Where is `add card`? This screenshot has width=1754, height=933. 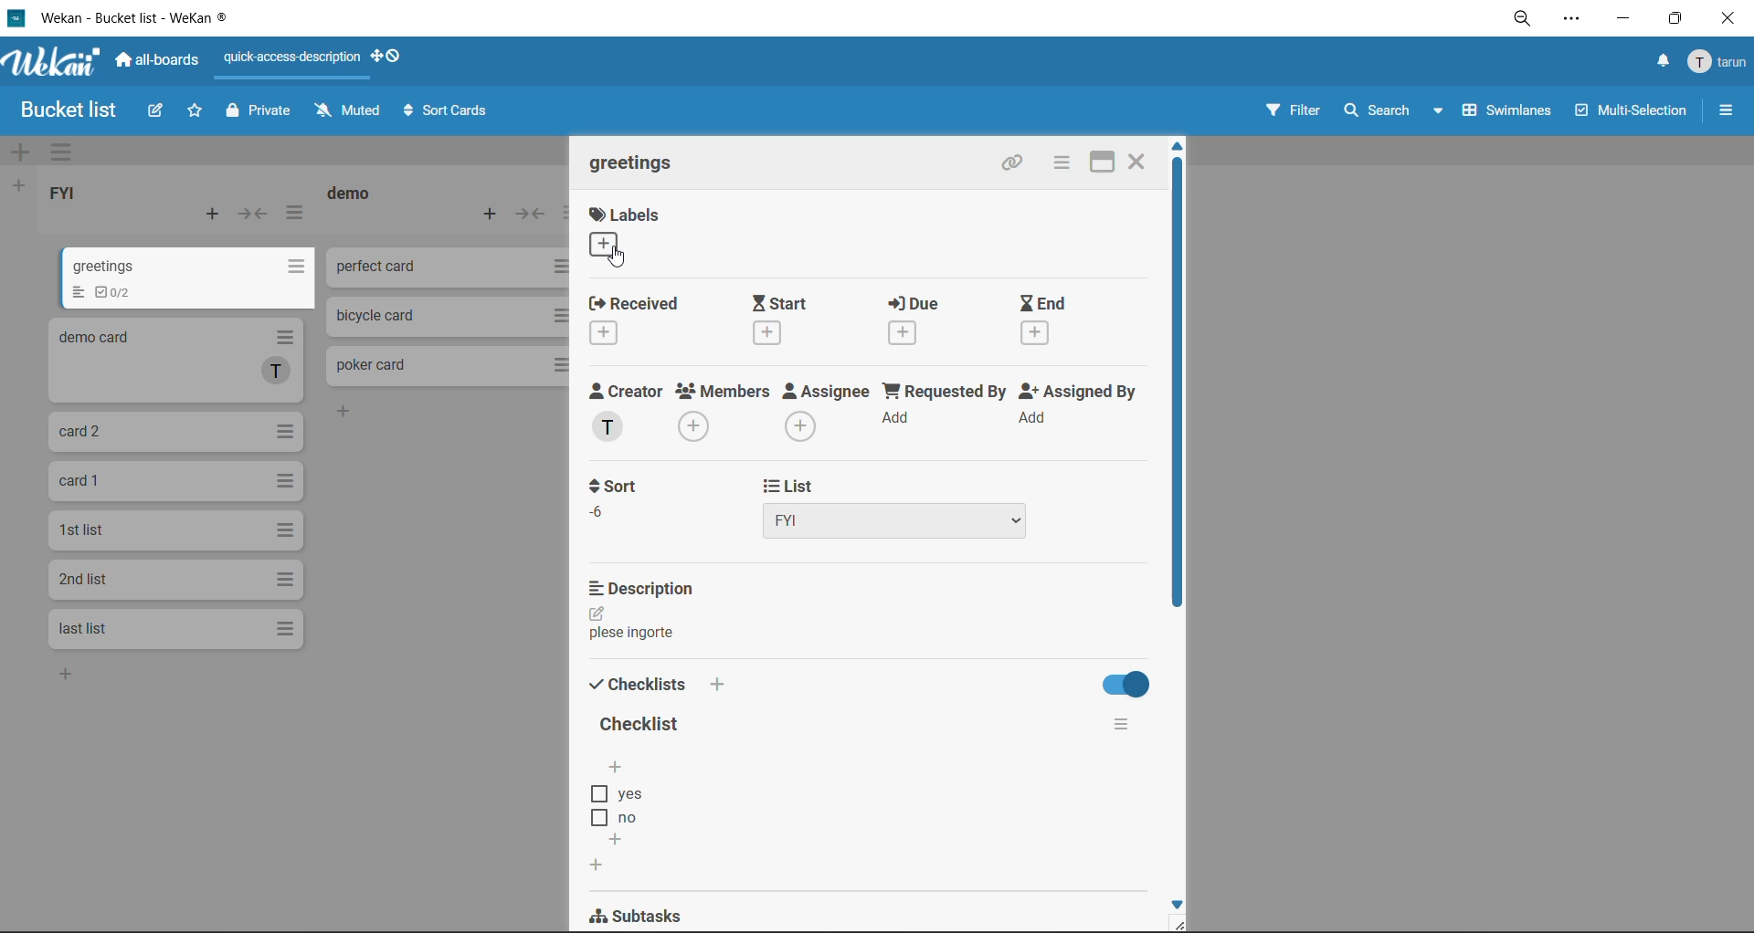
add card is located at coordinates (208, 212).